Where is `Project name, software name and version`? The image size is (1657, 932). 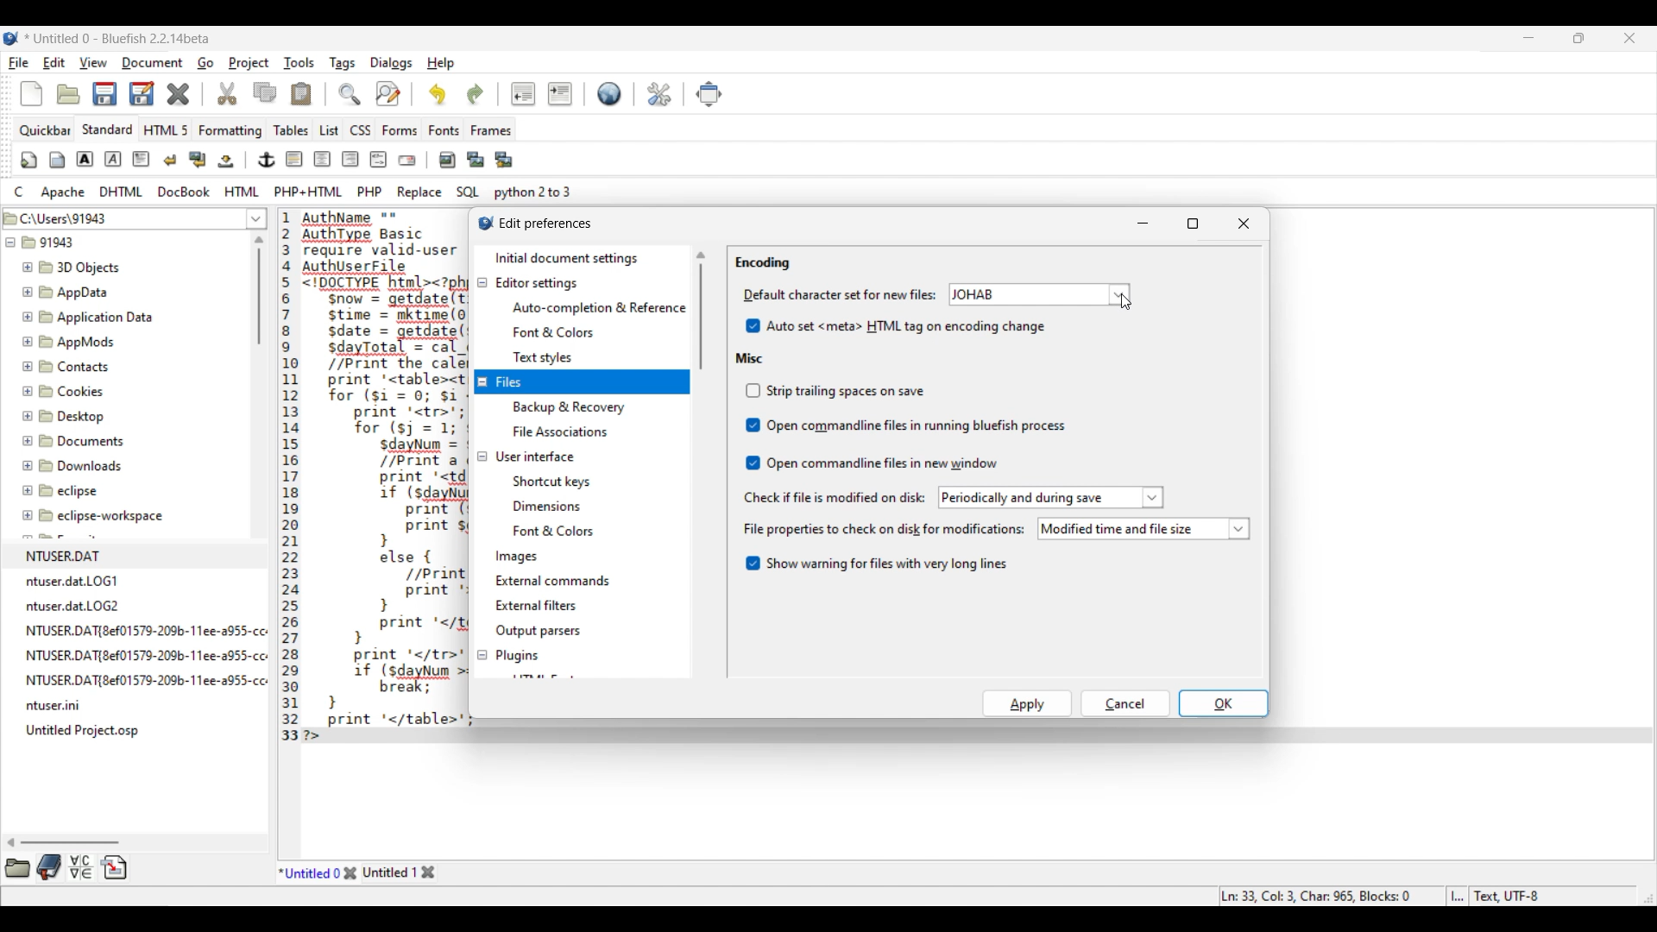
Project name, software name and version is located at coordinates (120, 38).